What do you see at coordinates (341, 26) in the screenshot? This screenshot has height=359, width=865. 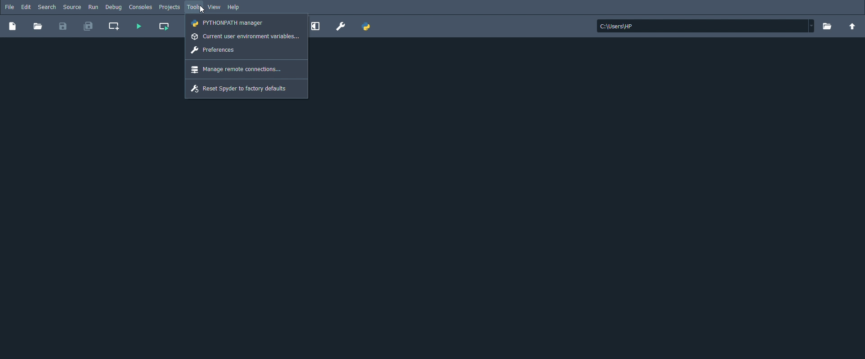 I see `Preferences` at bounding box center [341, 26].